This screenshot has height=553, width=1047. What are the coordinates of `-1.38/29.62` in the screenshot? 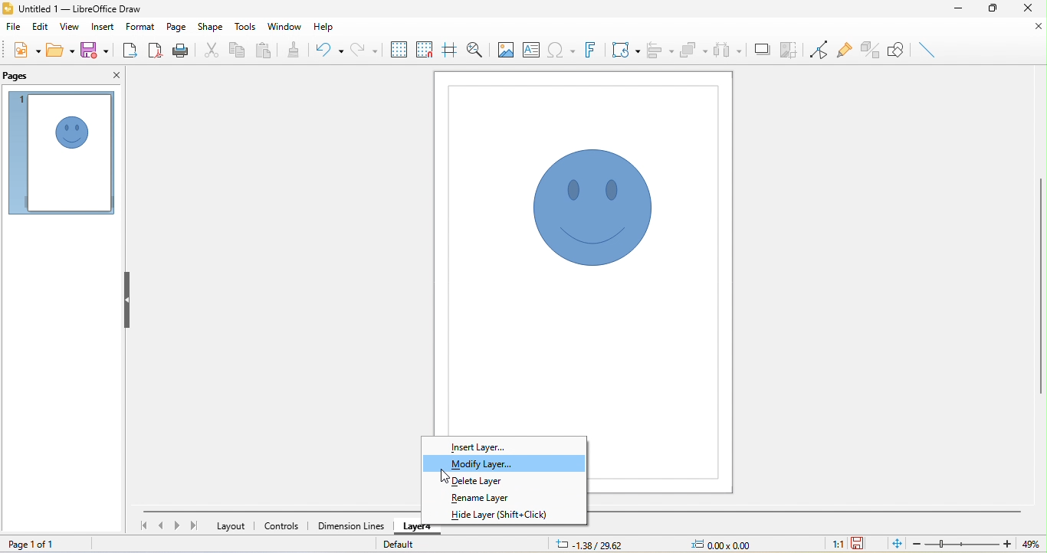 It's located at (597, 544).